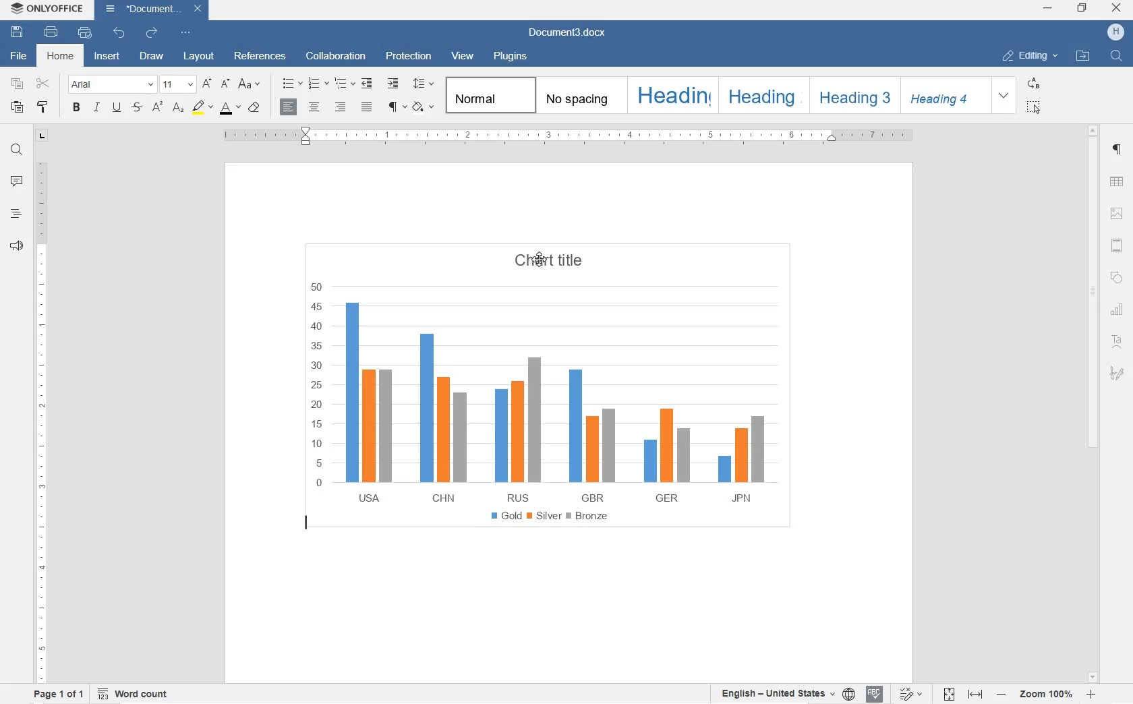 This screenshot has width=1133, height=704. Describe the element at coordinates (1116, 340) in the screenshot. I see `TEXT ART` at that location.